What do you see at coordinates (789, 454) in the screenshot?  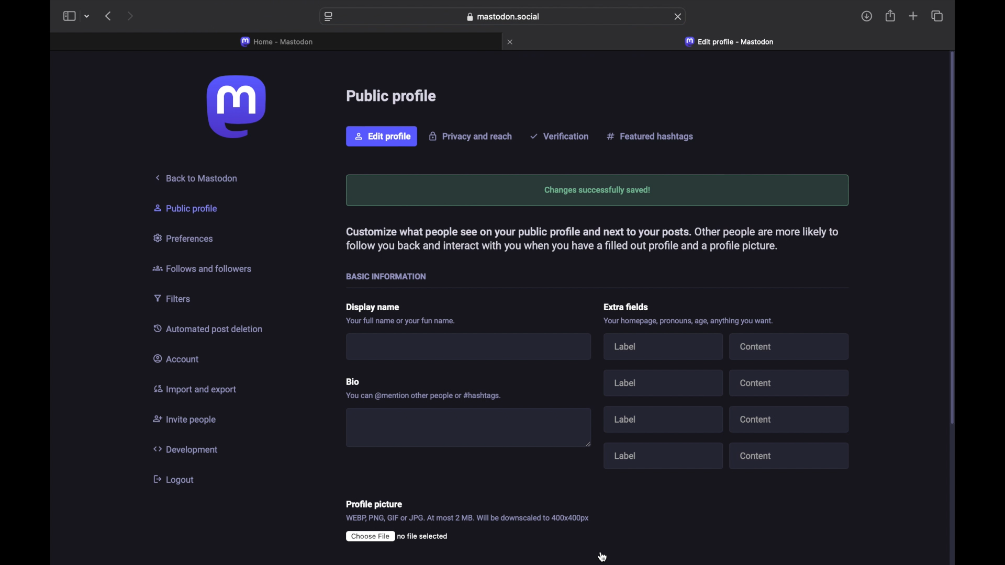 I see `content` at bounding box center [789, 454].